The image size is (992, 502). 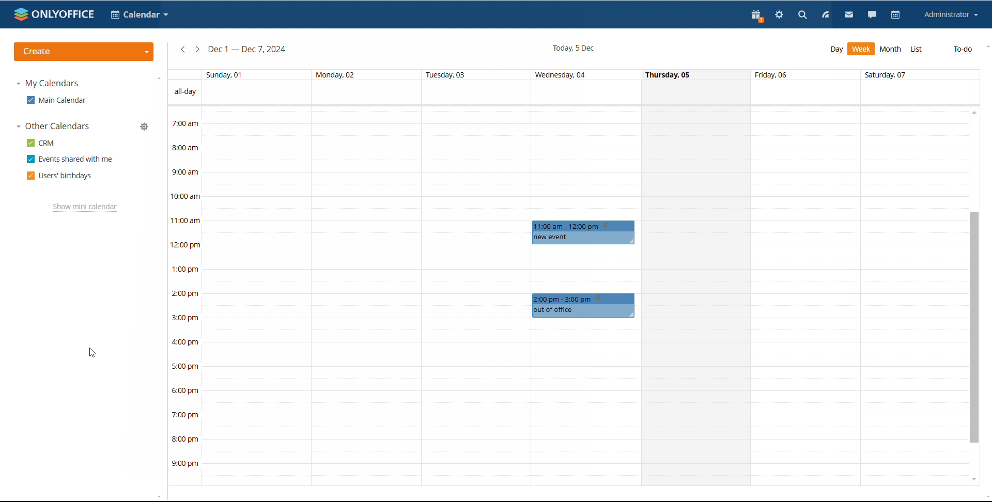 I want to click on single day, so click(x=698, y=295).